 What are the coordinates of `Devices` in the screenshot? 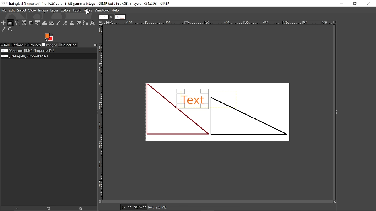 It's located at (33, 45).